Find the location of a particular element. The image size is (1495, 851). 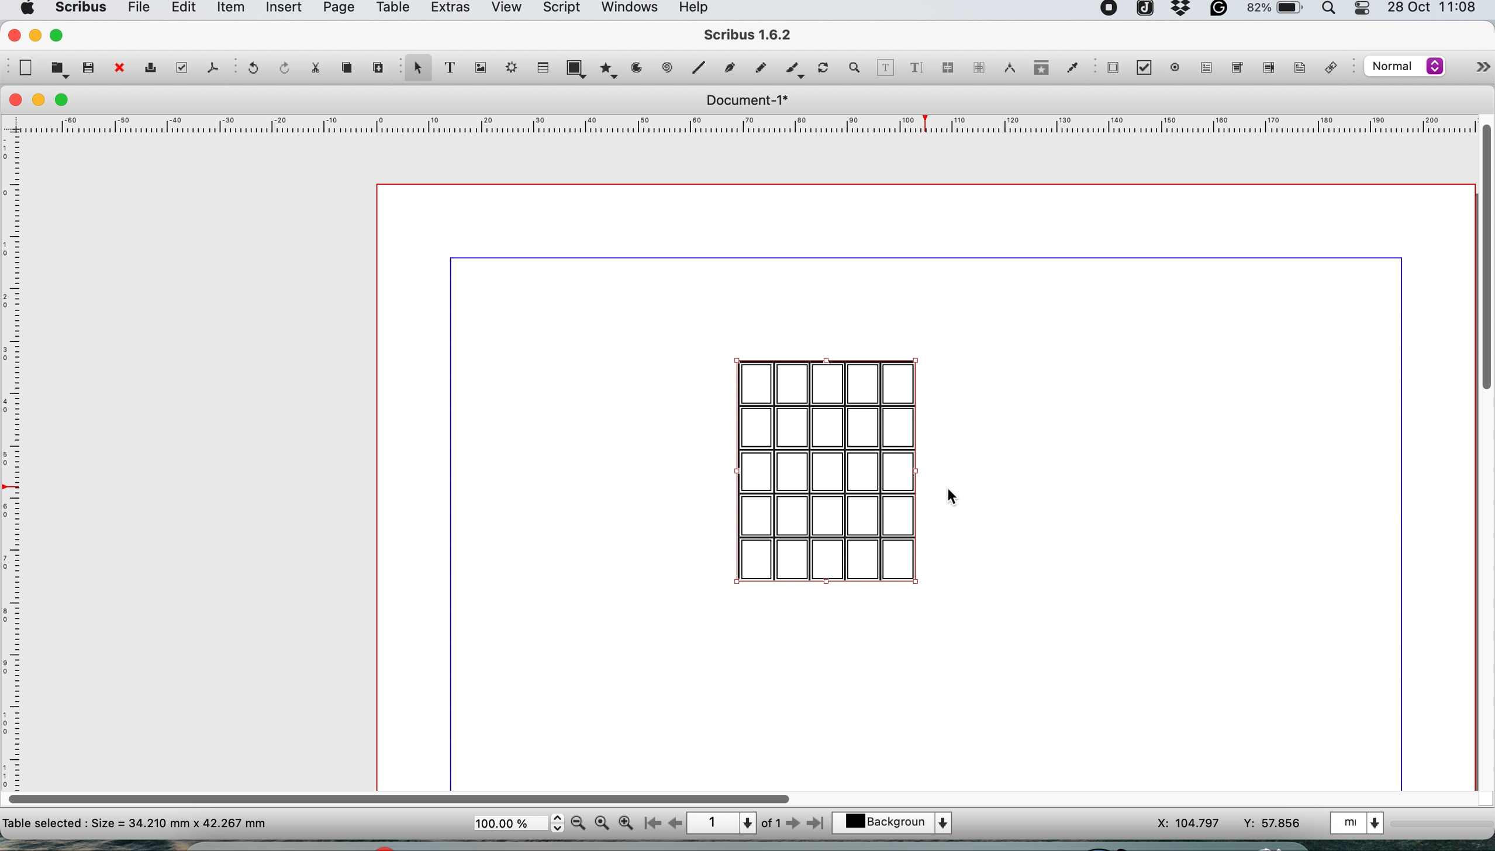

pdf text field is located at coordinates (1204, 68).